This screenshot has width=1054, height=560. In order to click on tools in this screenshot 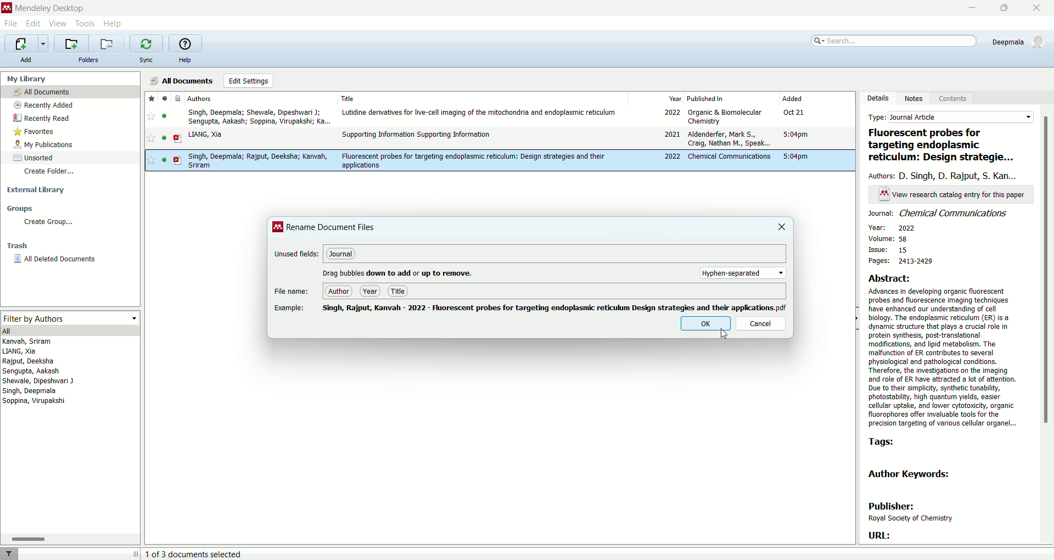, I will do `click(86, 24)`.